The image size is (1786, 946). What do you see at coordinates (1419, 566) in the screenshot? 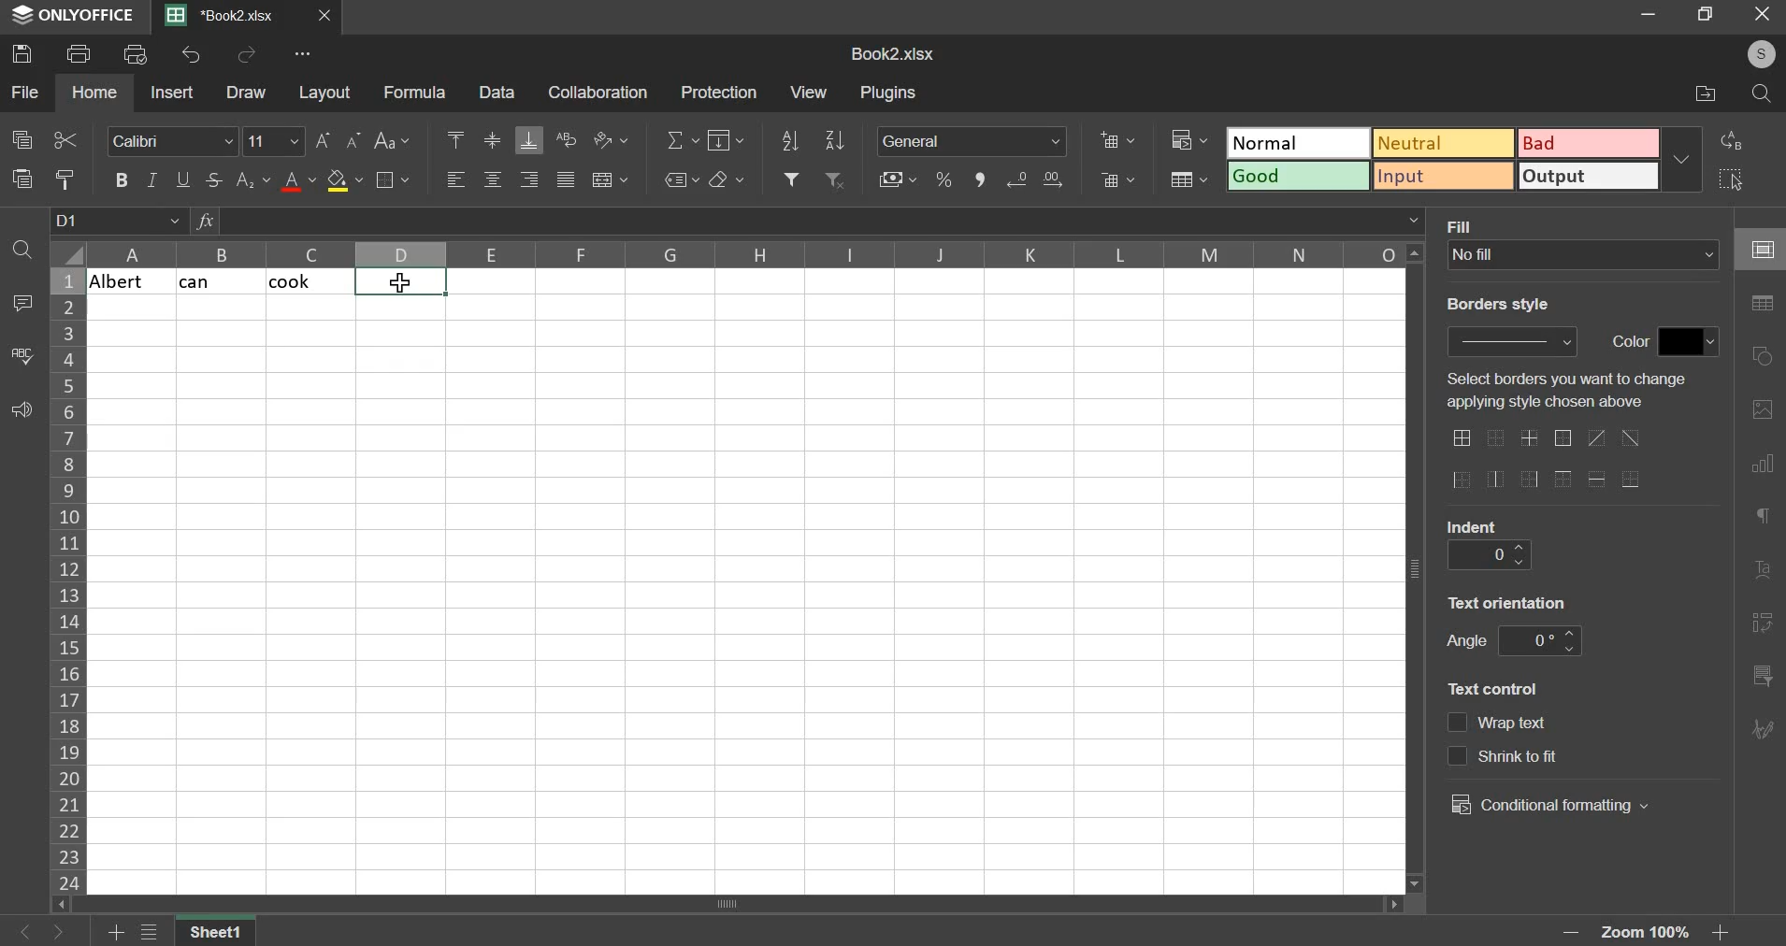
I see `vertical scroll bar` at bounding box center [1419, 566].